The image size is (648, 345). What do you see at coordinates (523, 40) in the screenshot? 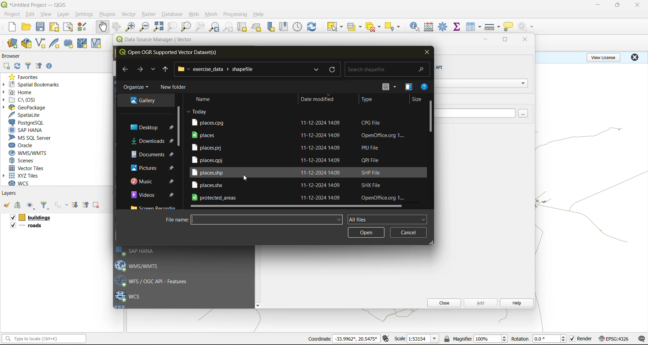
I see `close` at bounding box center [523, 40].